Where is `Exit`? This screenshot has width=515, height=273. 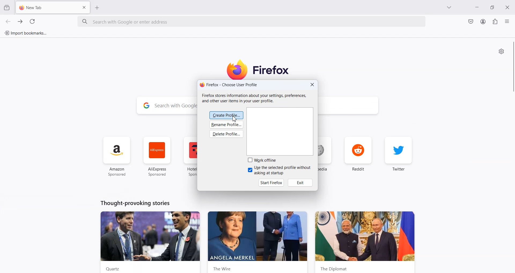 Exit is located at coordinates (301, 183).